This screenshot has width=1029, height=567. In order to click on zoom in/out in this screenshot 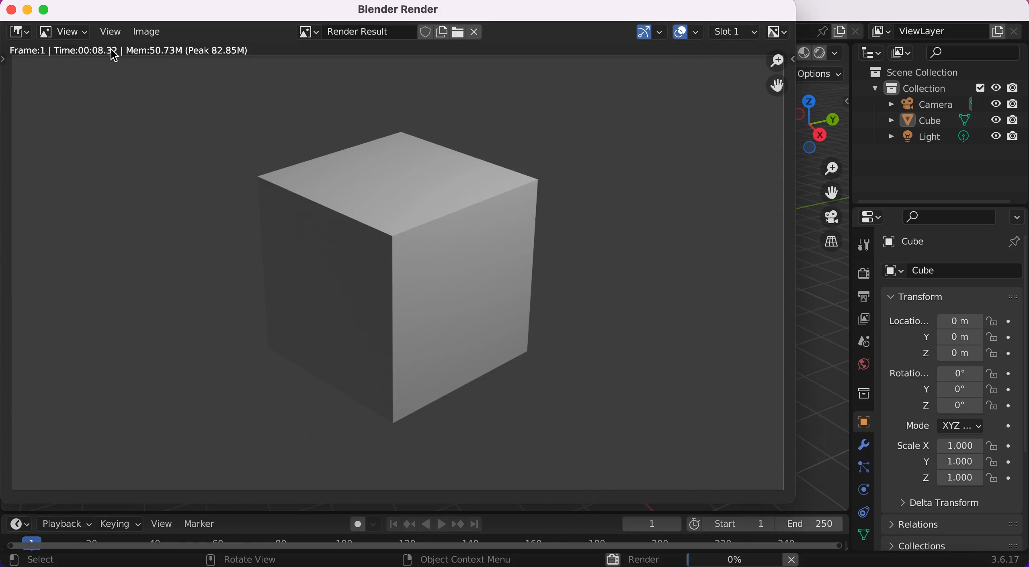, I will do `click(828, 170)`.